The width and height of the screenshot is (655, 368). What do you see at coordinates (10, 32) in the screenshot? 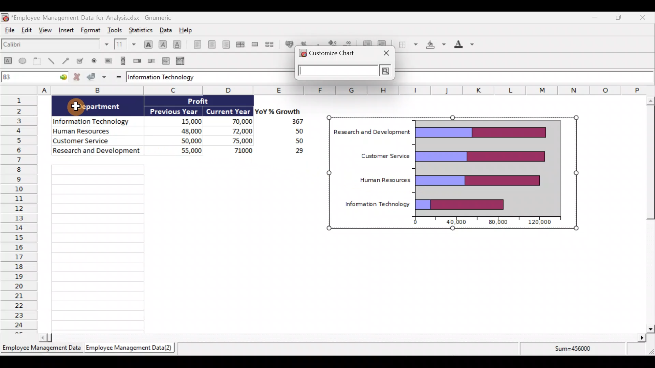
I see `File` at bounding box center [10, 32].